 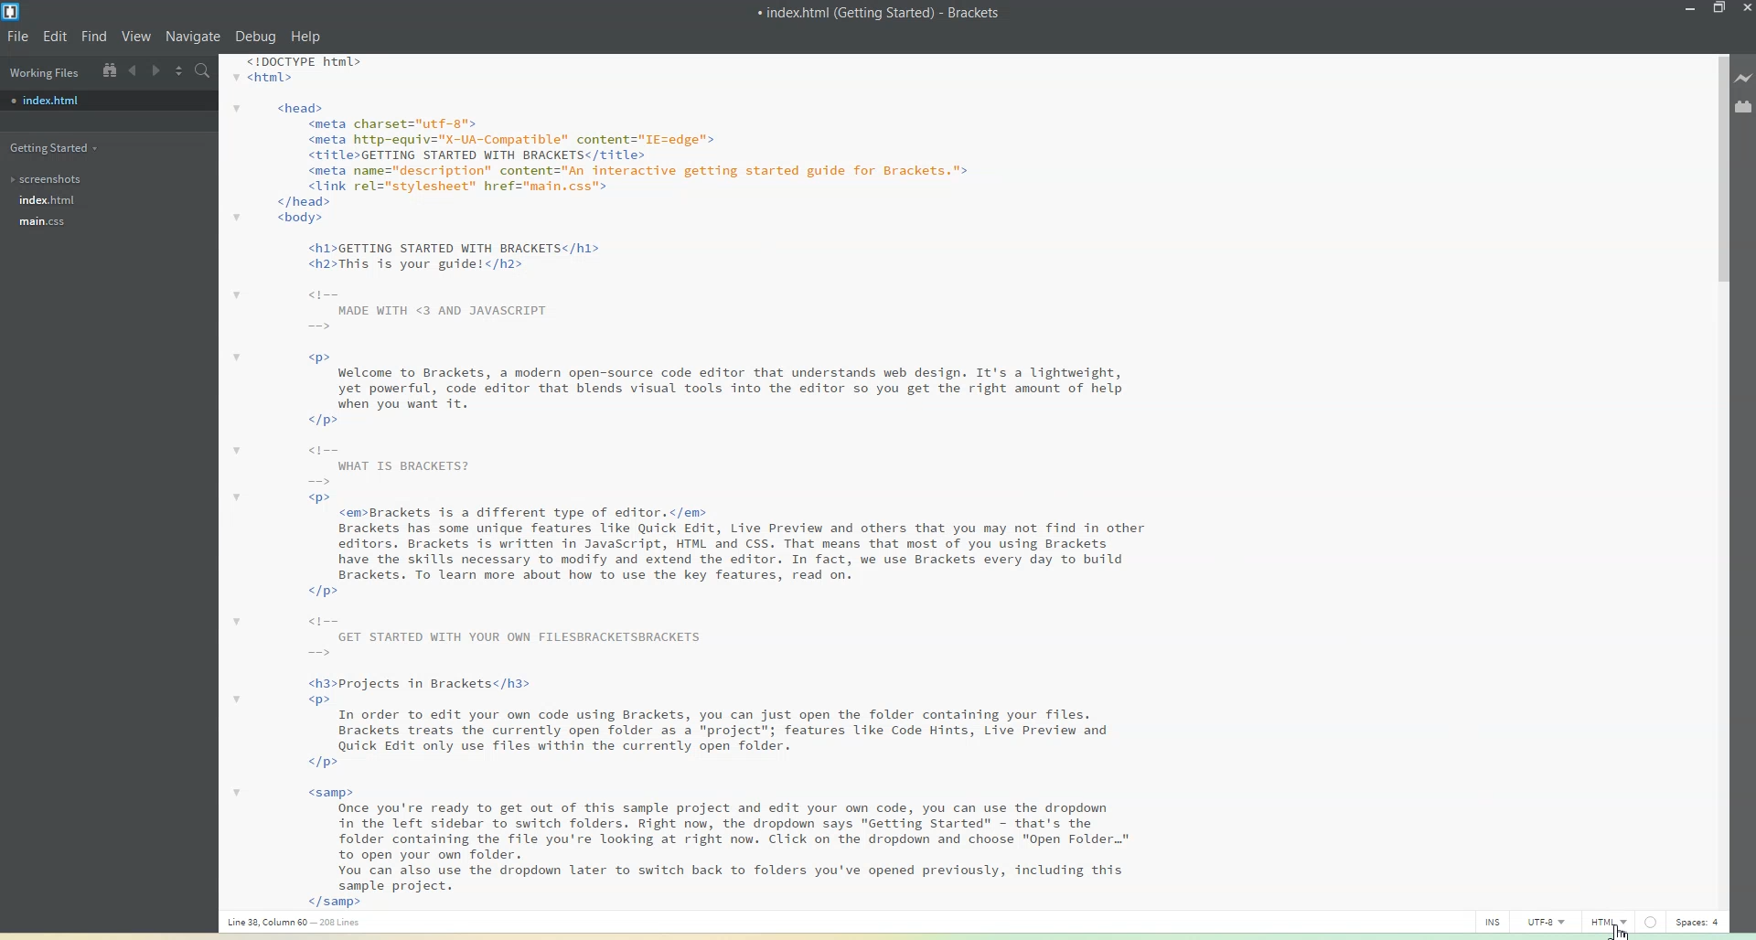 I want to click on Minimize, so click(x=1691, y=9).